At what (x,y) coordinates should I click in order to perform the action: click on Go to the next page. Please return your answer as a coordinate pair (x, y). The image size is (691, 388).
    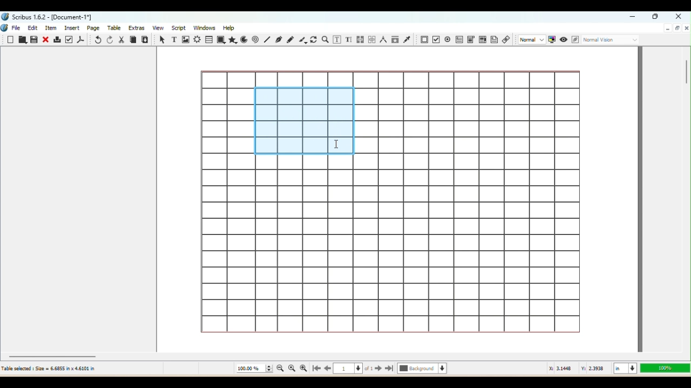
    Looking at the image, I should click on (378, 369).